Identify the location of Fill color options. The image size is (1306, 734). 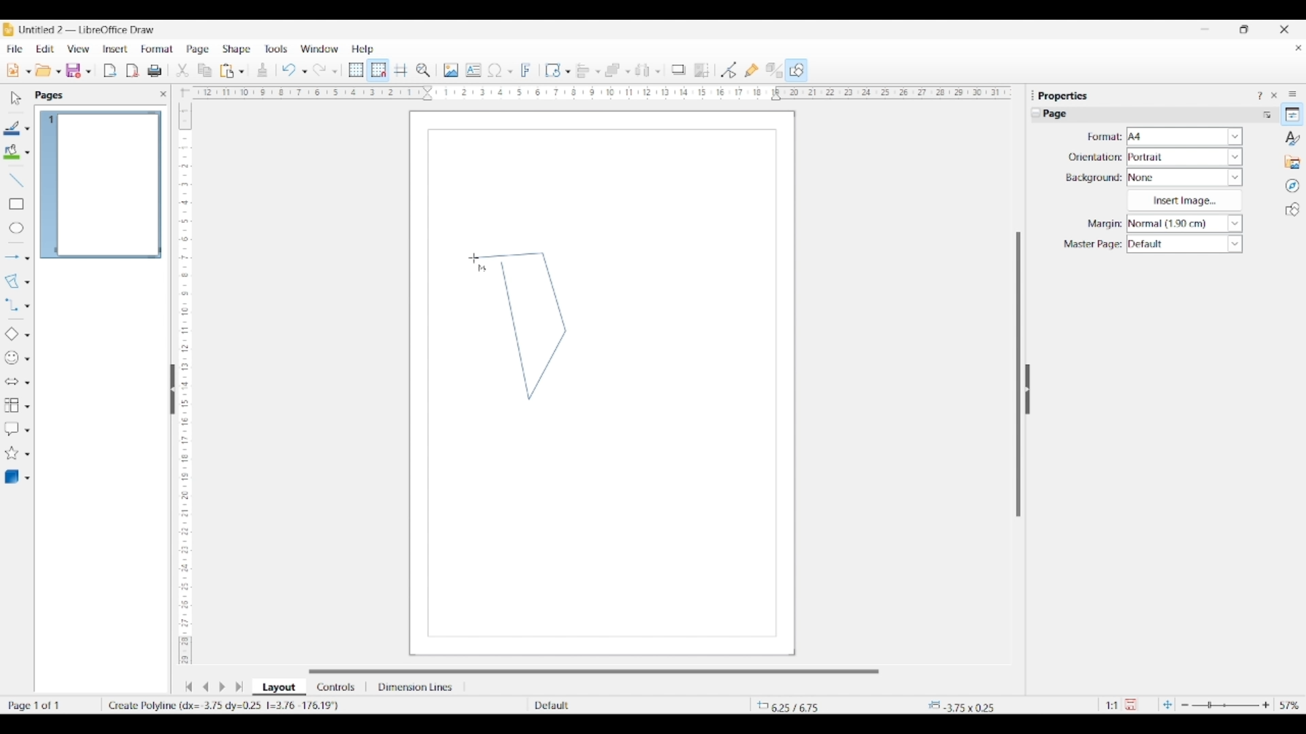
(27, 153).